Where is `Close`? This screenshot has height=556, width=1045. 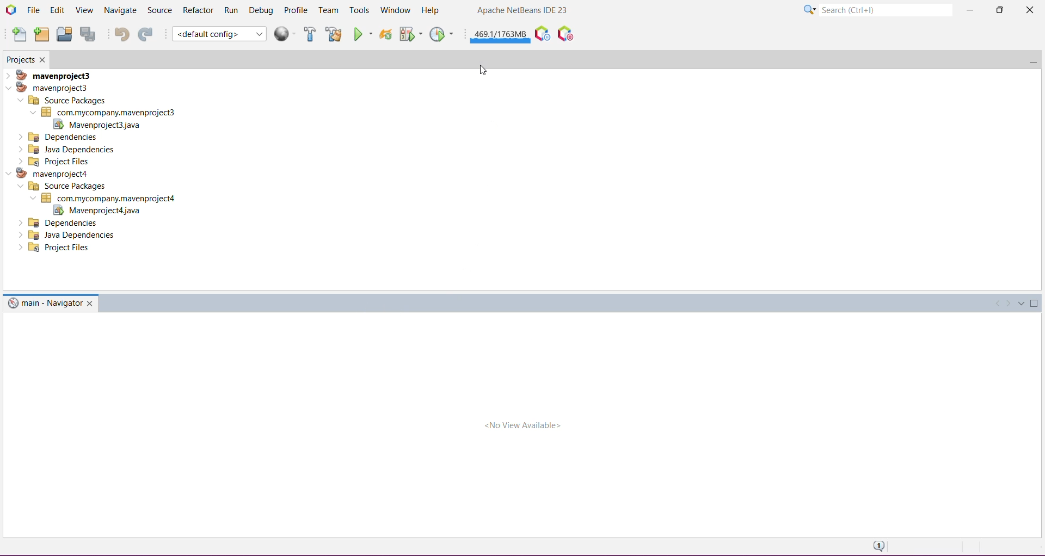
Close is located at coordinates (1028, 12).